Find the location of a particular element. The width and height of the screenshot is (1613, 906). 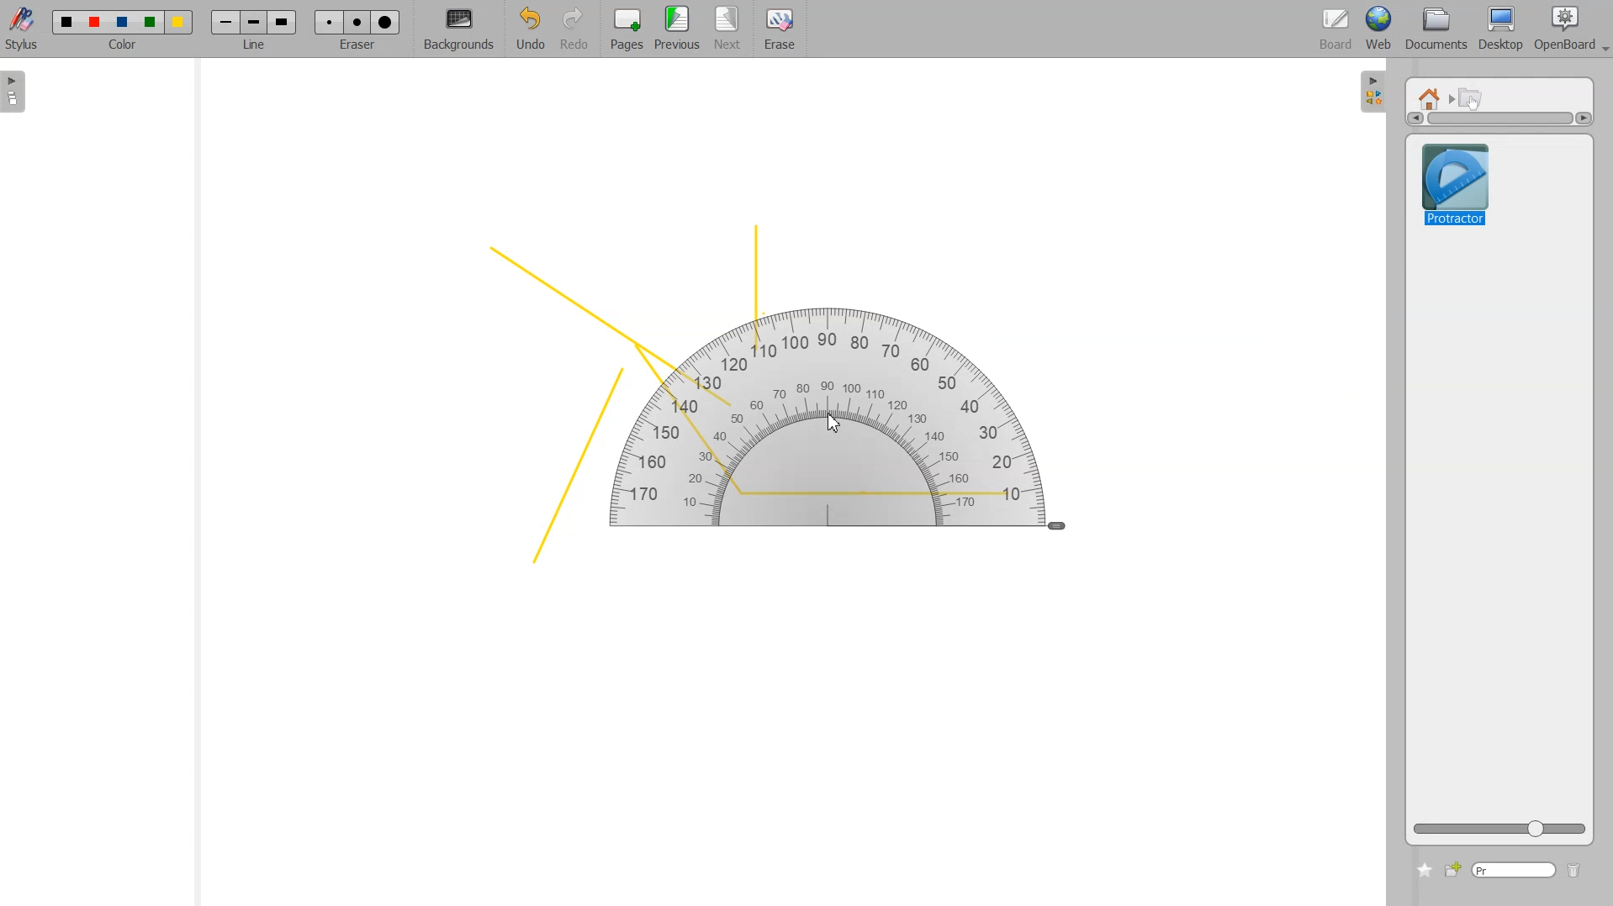

Web is located at coordinates (1379, 29).